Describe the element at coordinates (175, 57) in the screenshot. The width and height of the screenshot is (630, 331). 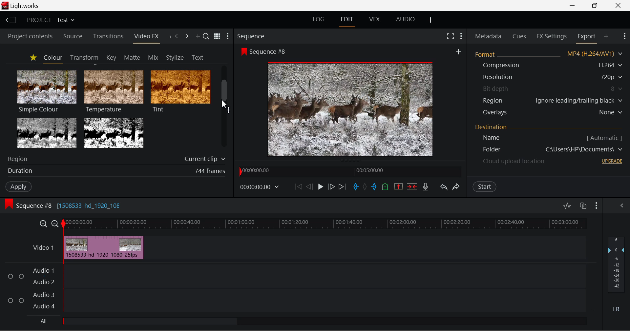
I see `Stylize` at that location.